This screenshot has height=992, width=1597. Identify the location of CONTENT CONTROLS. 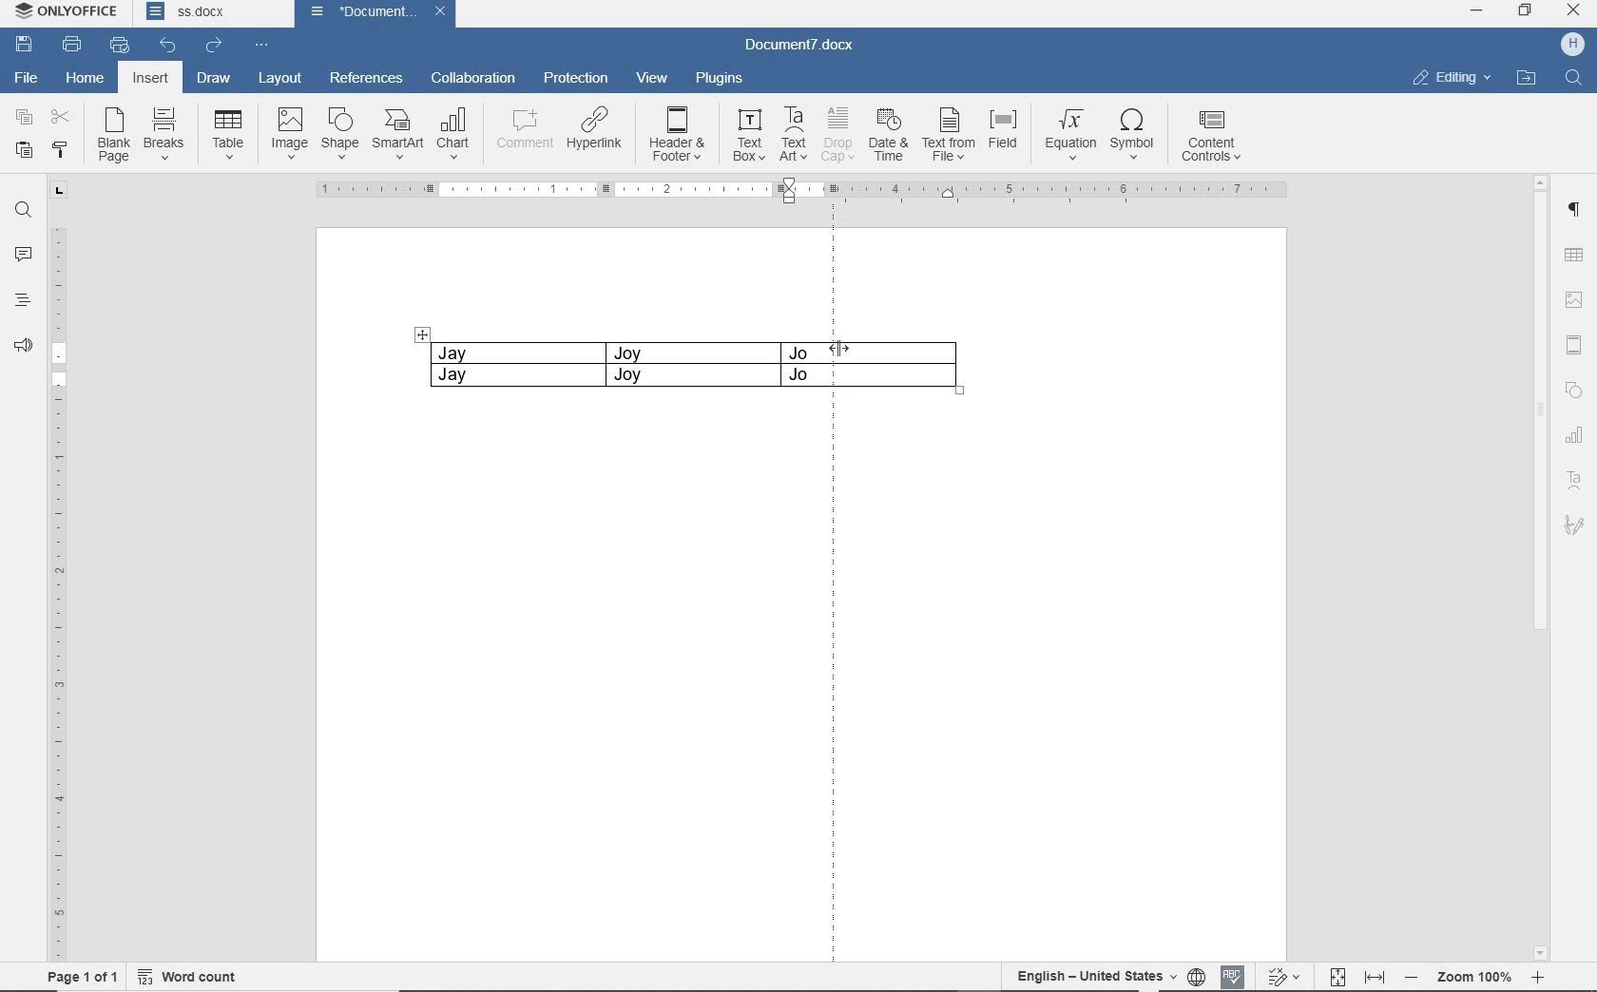
(1214, 137).